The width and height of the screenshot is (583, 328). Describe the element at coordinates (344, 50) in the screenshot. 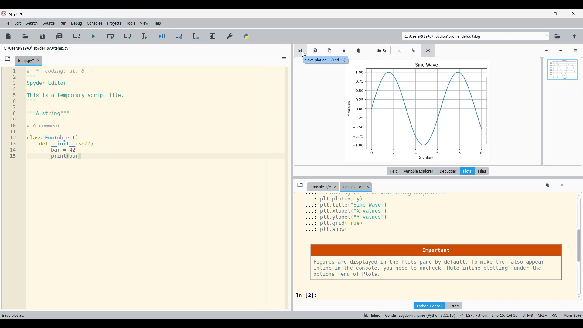

I see `Remove plot` at that location.